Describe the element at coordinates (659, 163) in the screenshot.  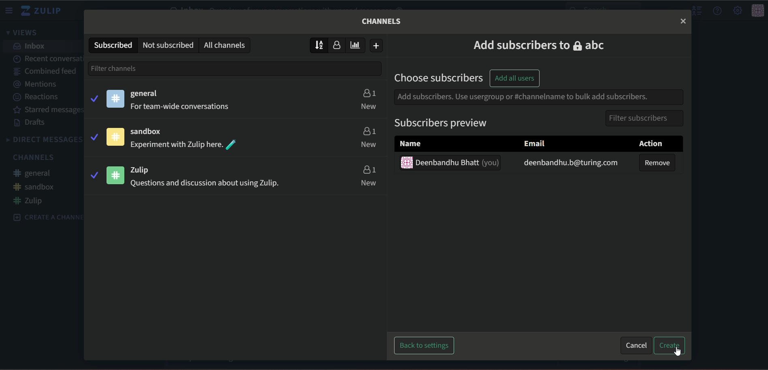
I see `remove` at that location.